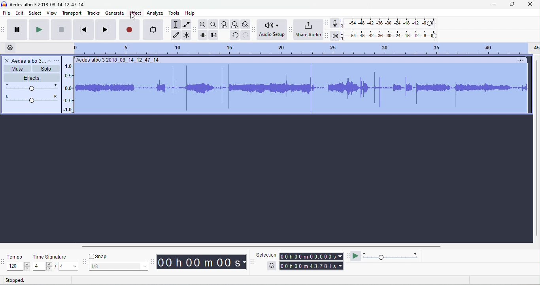  I want to click on L, so click(342, 21).